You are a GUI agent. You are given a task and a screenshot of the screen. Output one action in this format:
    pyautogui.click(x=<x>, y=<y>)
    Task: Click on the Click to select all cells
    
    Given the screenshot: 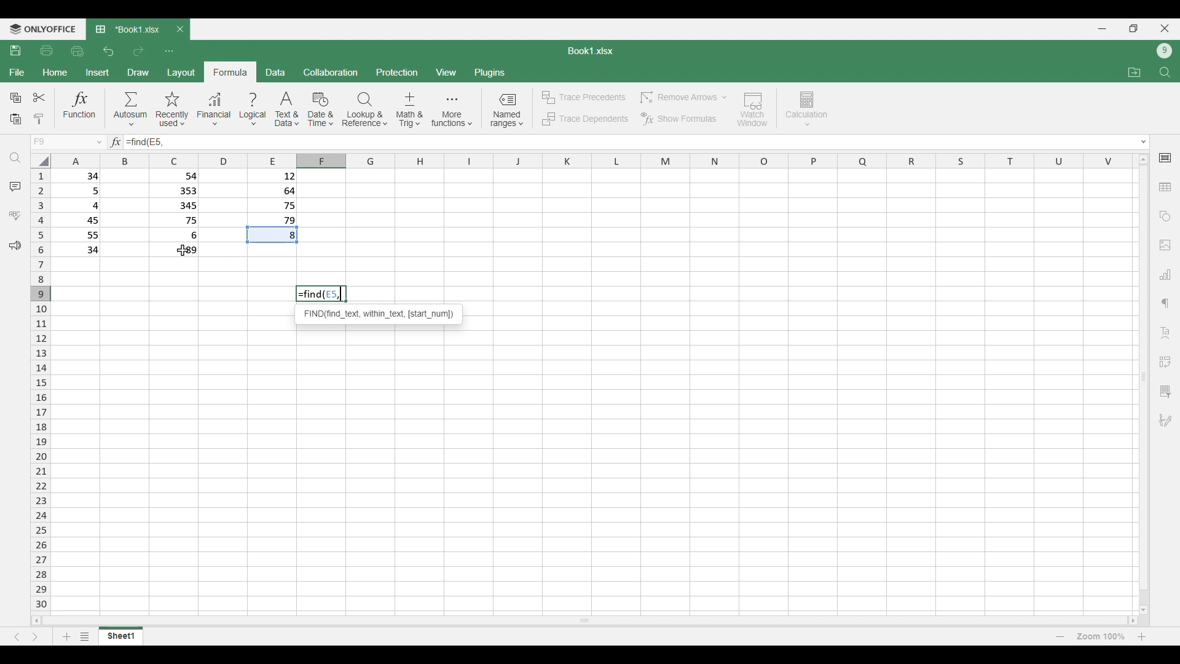 What is the action you would take?
    pyautogui.click(x=39, y=160)
    